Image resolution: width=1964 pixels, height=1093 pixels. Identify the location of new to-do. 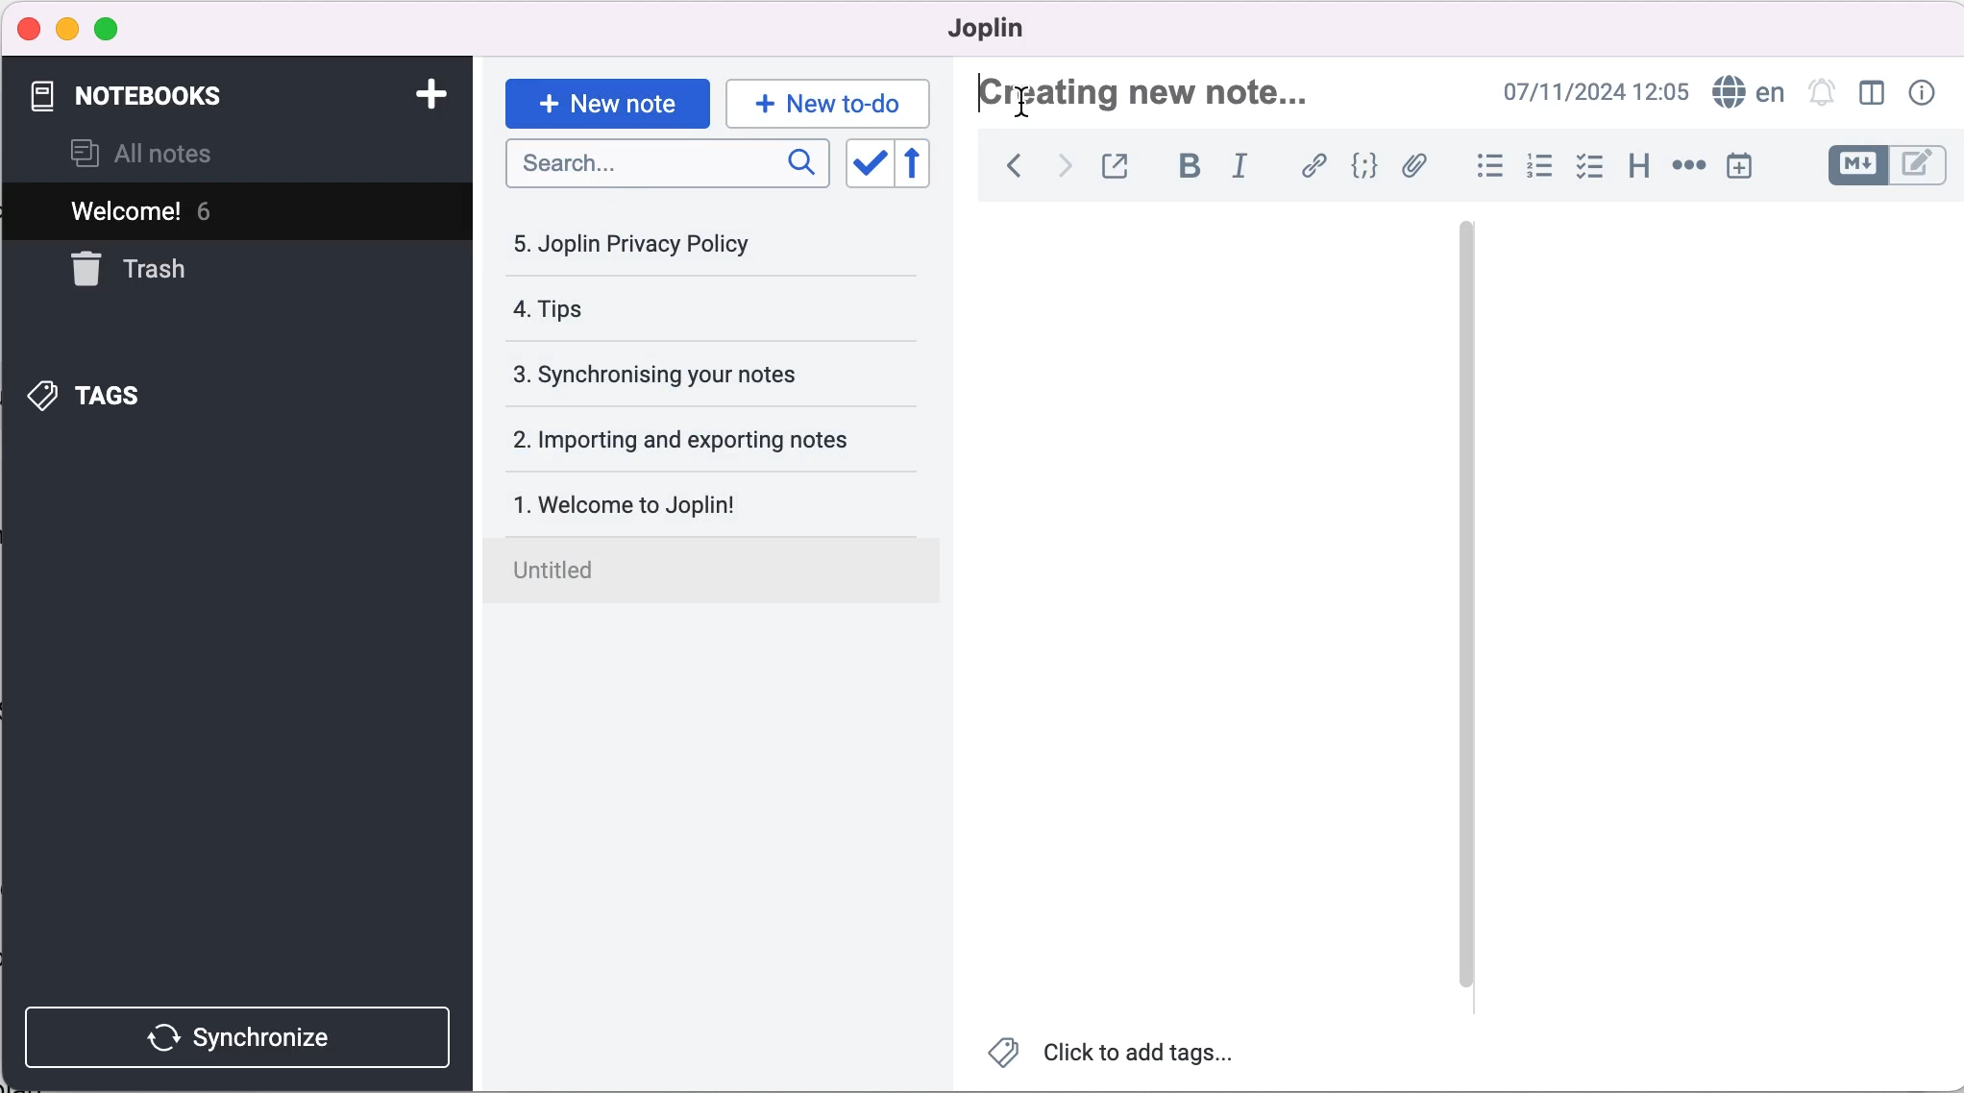
(823, 103).